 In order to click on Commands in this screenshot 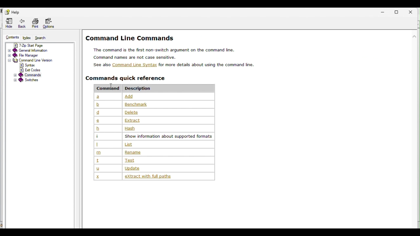, I will do `click(31, 75)`.